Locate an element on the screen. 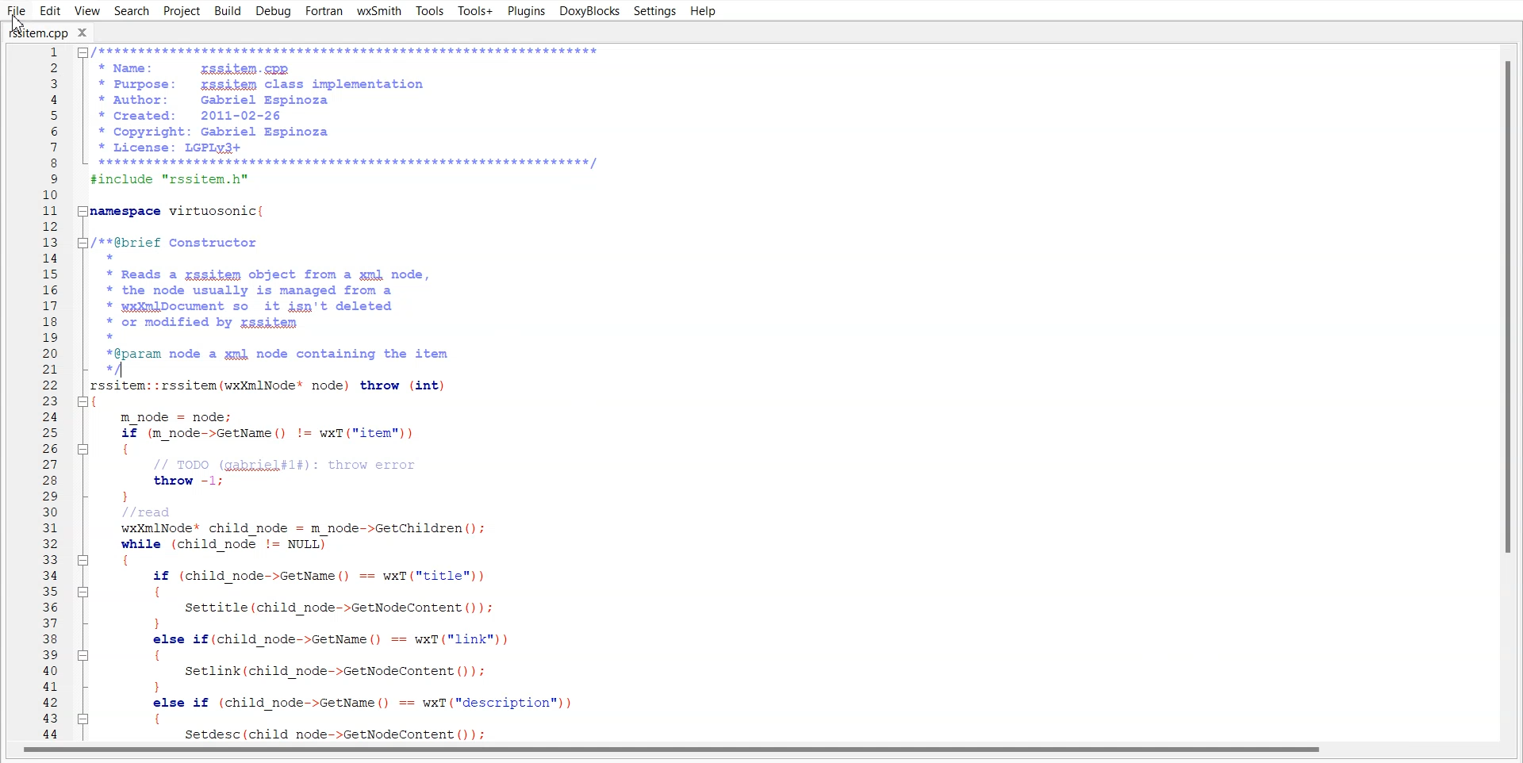 Image resolution: width=1523 pixels, height=763 pixels. Tools is located at coordinates (429, 12).